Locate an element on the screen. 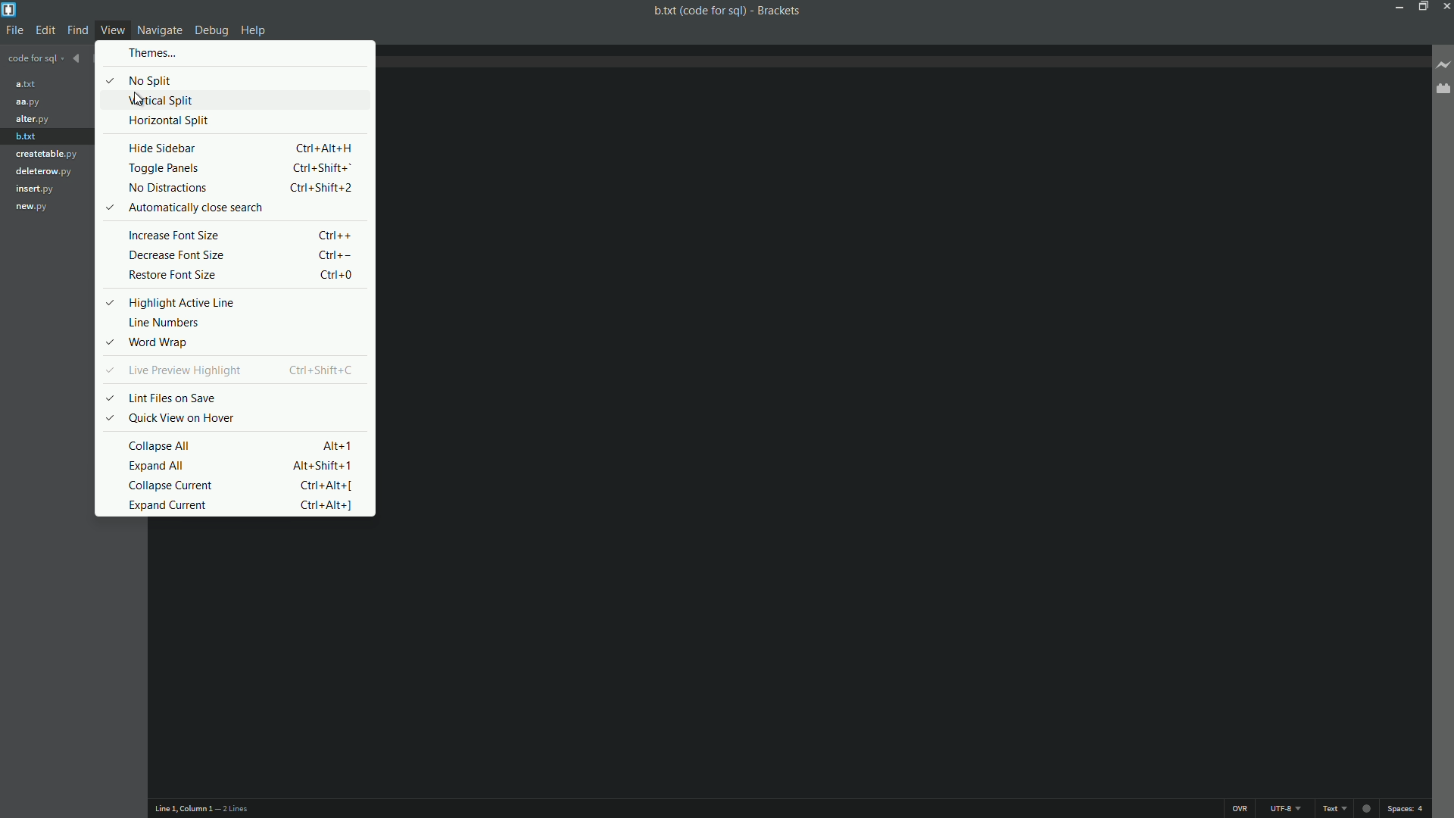 The height and width of the screenshot is (818, 1454). find menu is located at coordinates (79, 30).